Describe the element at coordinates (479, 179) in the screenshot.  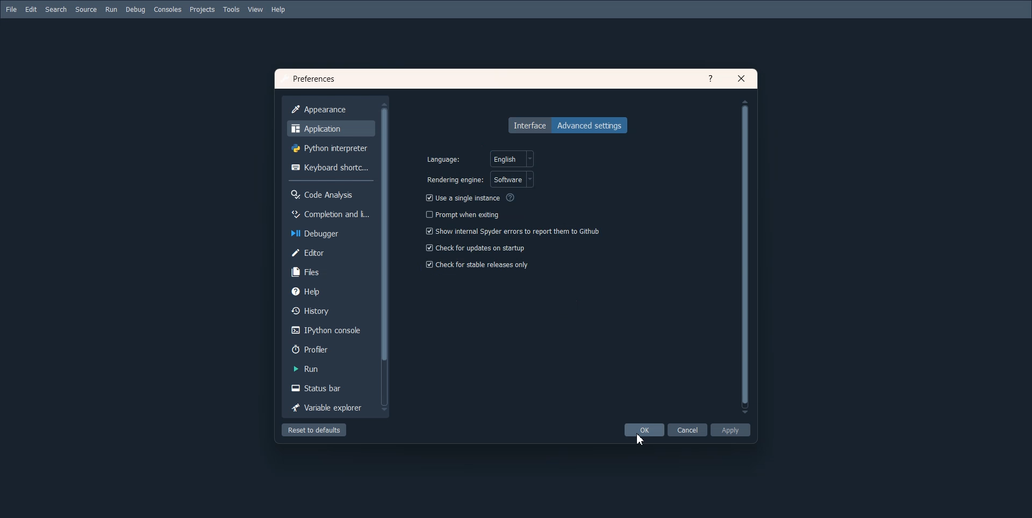
I see `select rendering engine` at that location.